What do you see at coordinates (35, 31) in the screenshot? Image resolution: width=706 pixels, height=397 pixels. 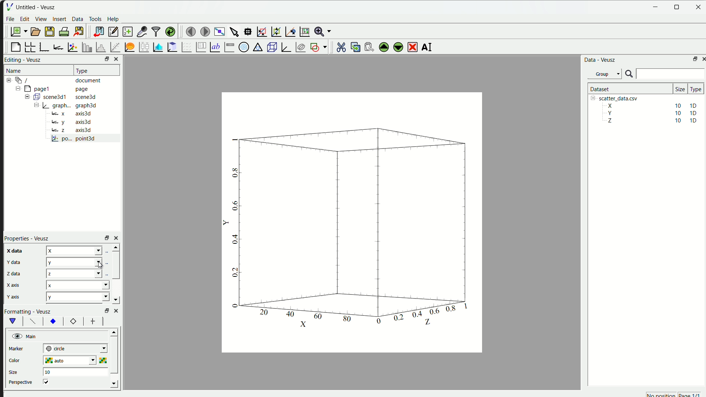 I see `open a document` at bounding box center [35, 31].